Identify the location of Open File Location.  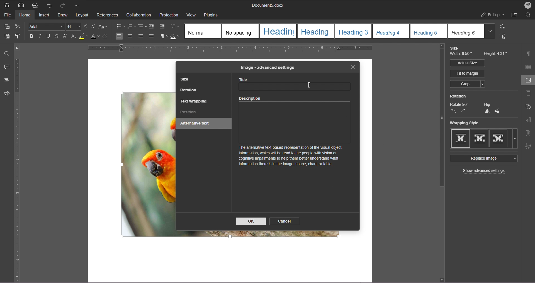
(515, 16).